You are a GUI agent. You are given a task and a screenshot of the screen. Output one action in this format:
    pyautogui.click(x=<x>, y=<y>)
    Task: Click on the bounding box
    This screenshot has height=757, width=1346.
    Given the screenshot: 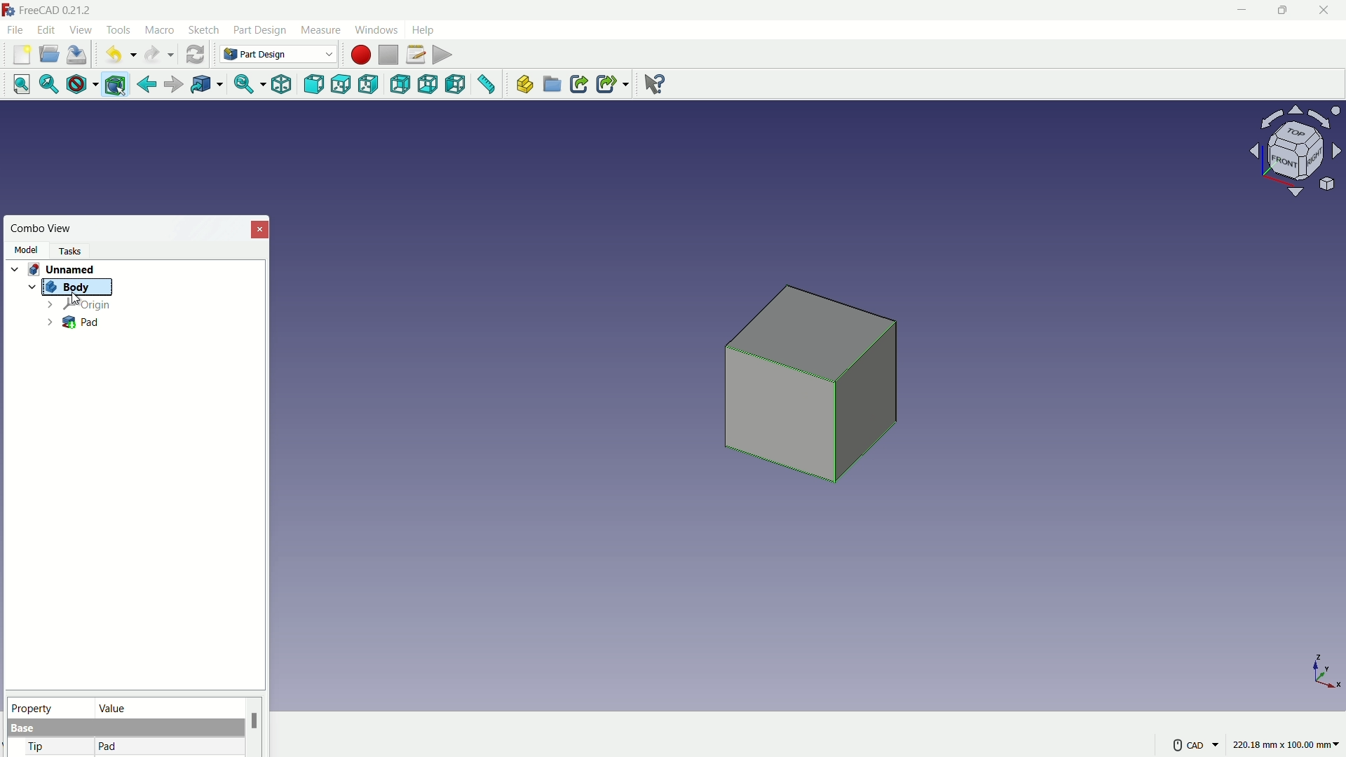 What is the action you would take?
    pyautogui.click(x=117, y=86)
    